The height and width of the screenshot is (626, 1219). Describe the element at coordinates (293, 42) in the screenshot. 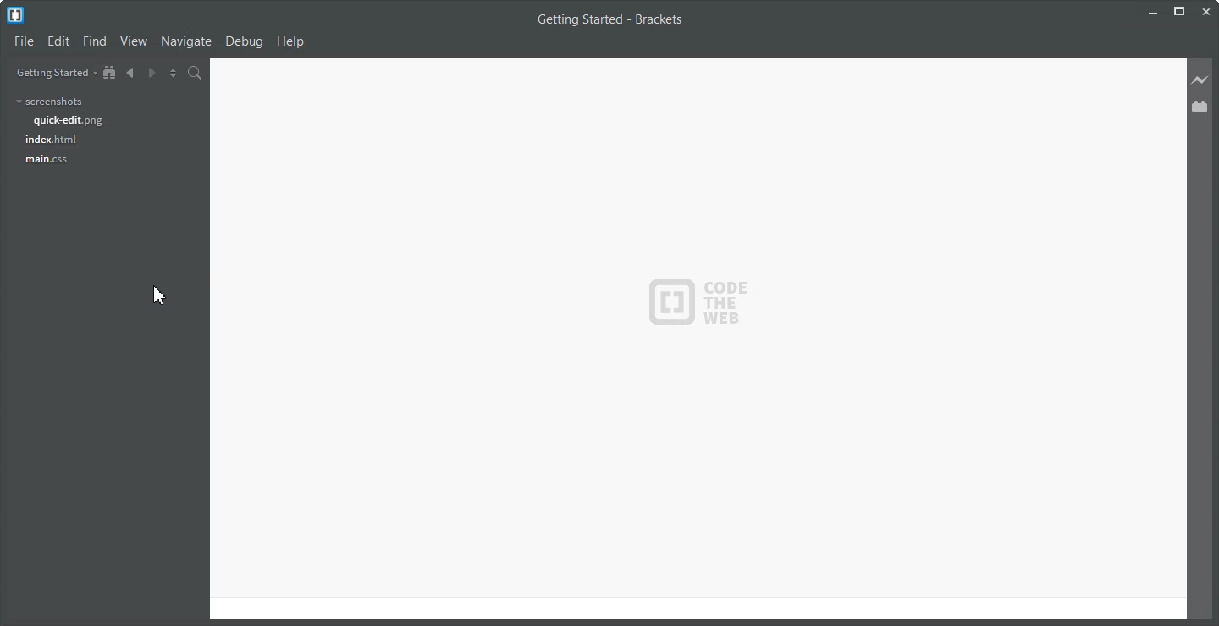

I see `Help` at that location.